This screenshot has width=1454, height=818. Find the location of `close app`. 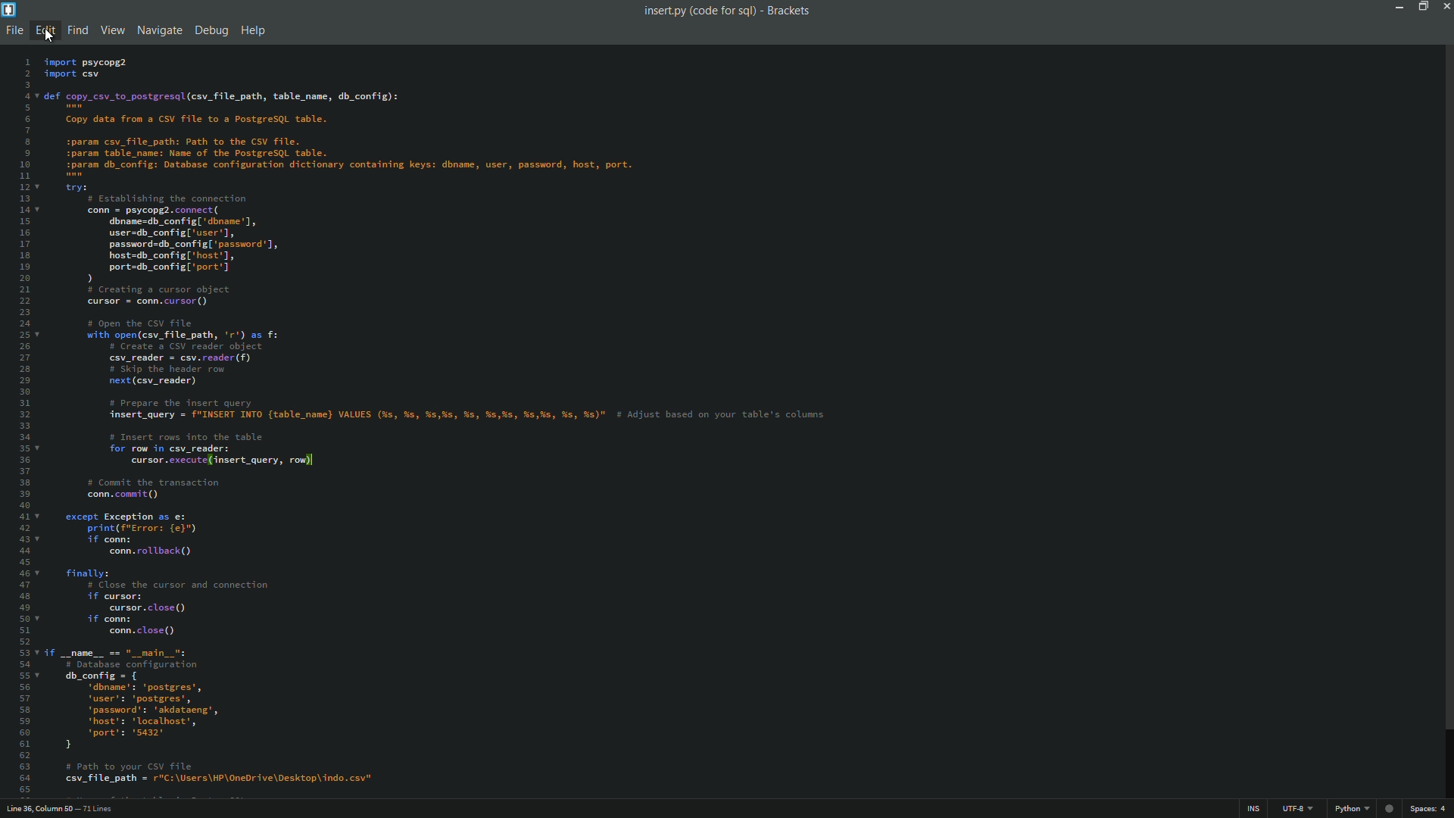

close app is located at coordinates (1445, 6).